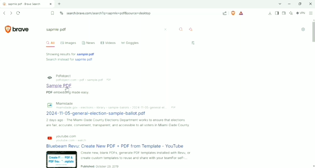 Image resolution: width=315 pixels, height=168 pixels. What do you see at coordinates (284, 13) in the screenshot?
I see `Wallet` at bounding box center [284, 13].